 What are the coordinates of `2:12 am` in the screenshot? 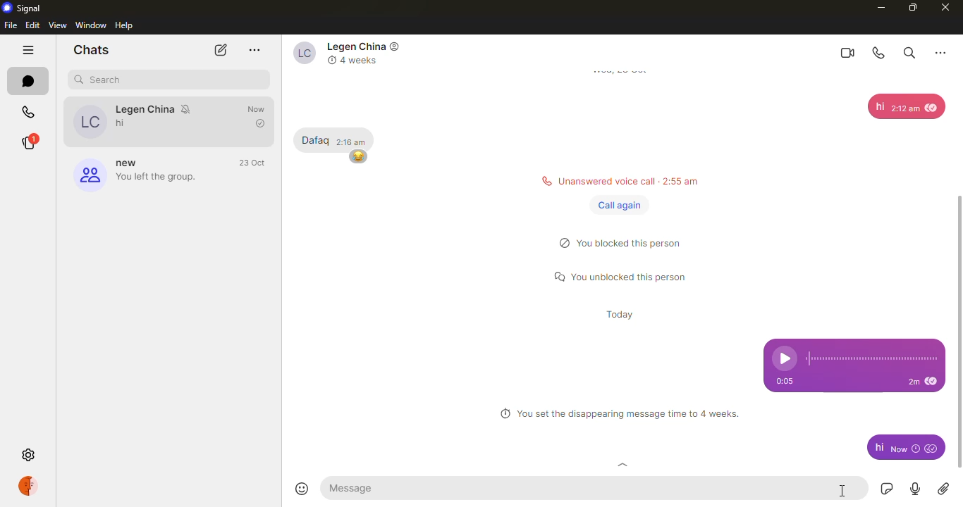 It's located at (904, 108).